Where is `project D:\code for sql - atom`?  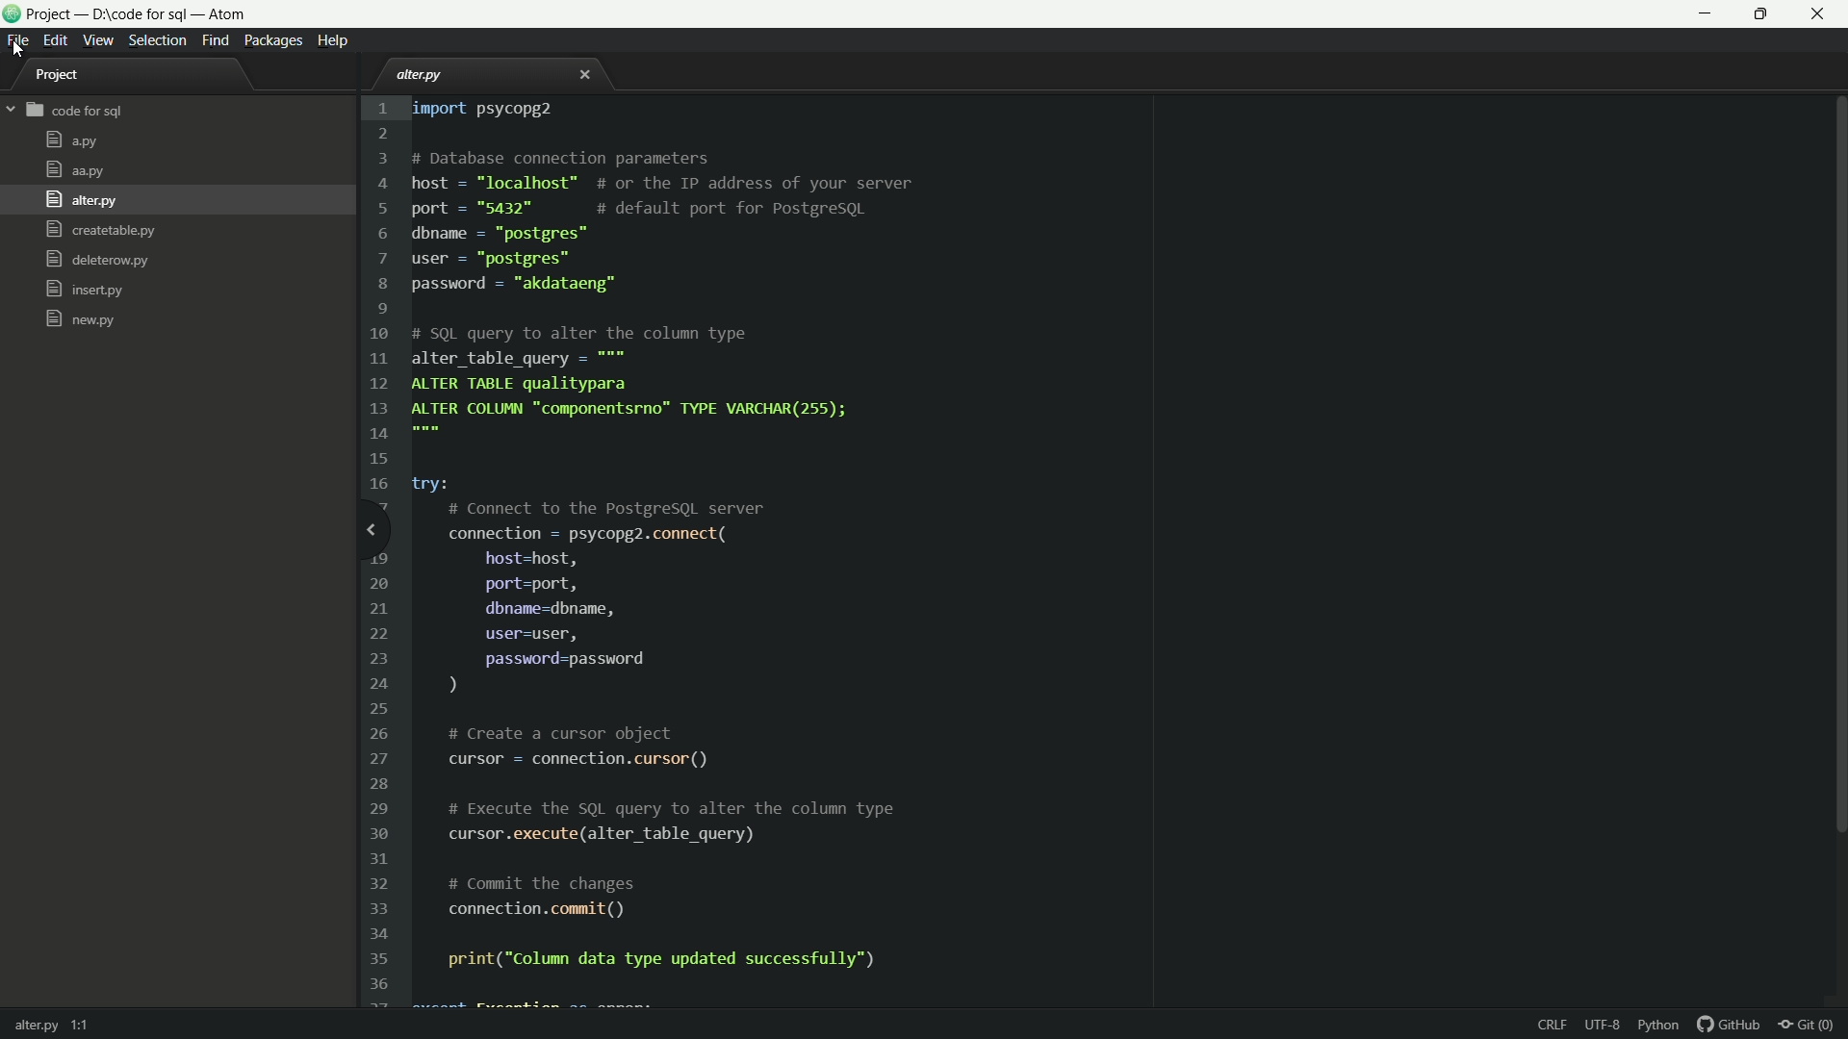 project D:\code for sql - atom is located at coordinates (142, 15).